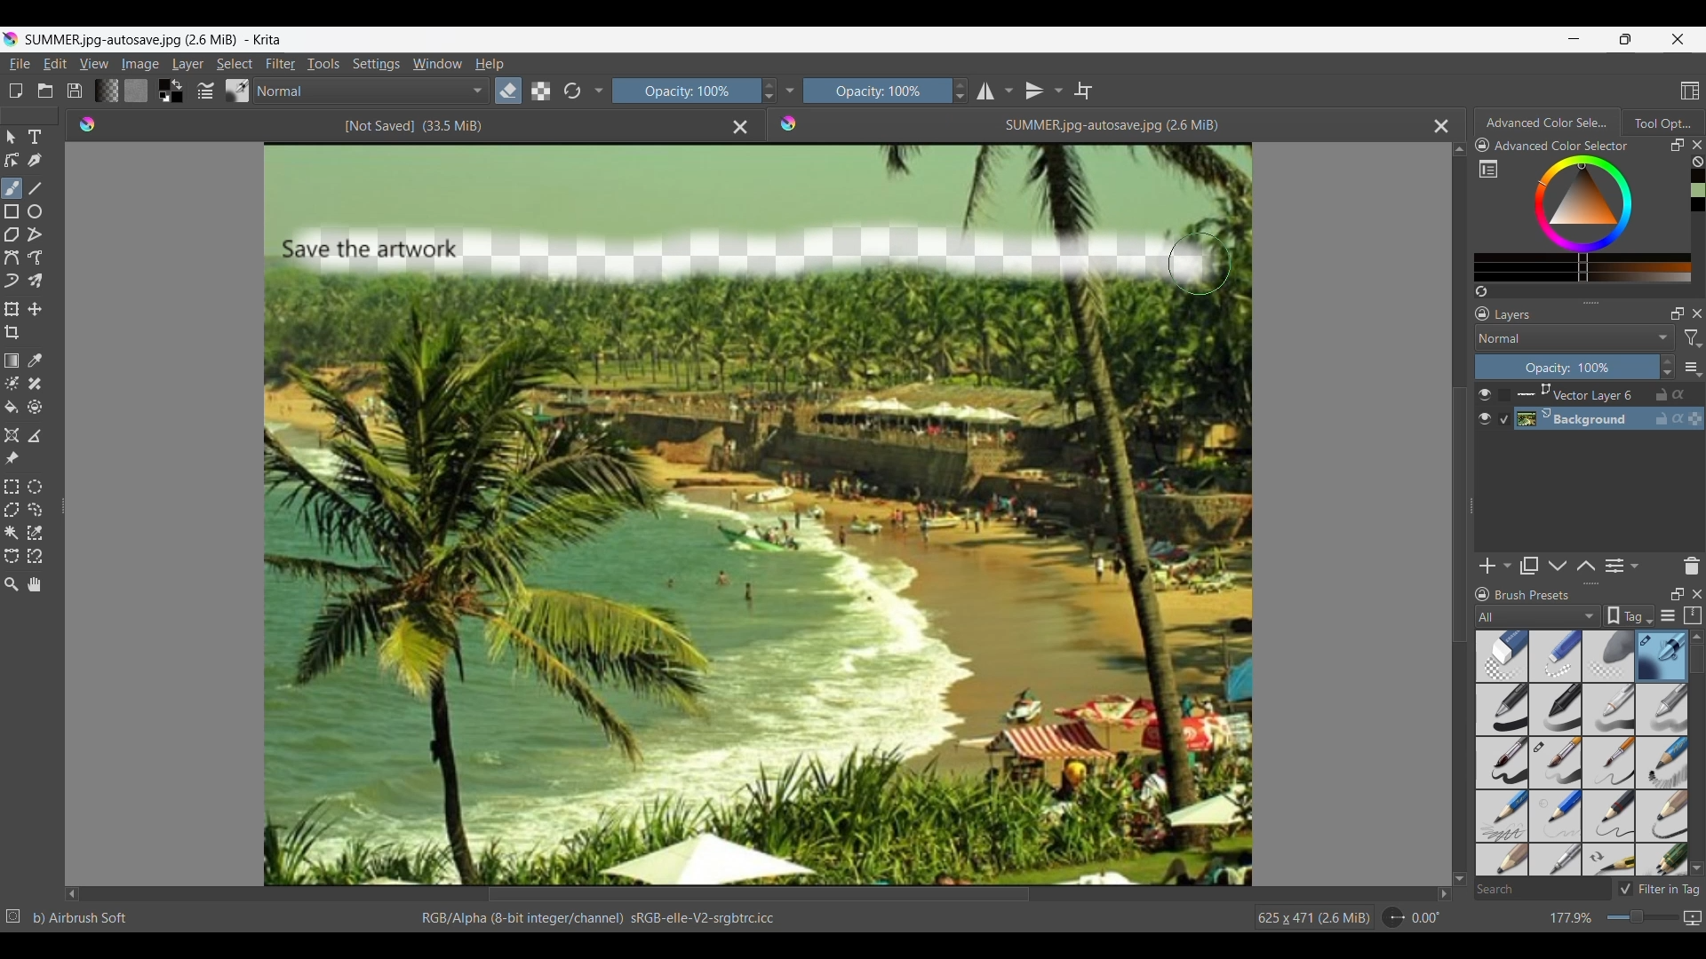  I want to click on Background, so click(1612, 419).